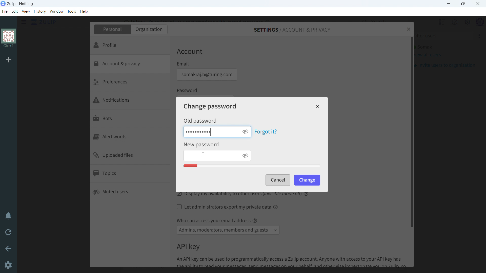 The image size is (486, 273). What do you see at coordinates (245, 155) in the screenshot?
I see `toggle visibility` at bounding box center [245, 155].